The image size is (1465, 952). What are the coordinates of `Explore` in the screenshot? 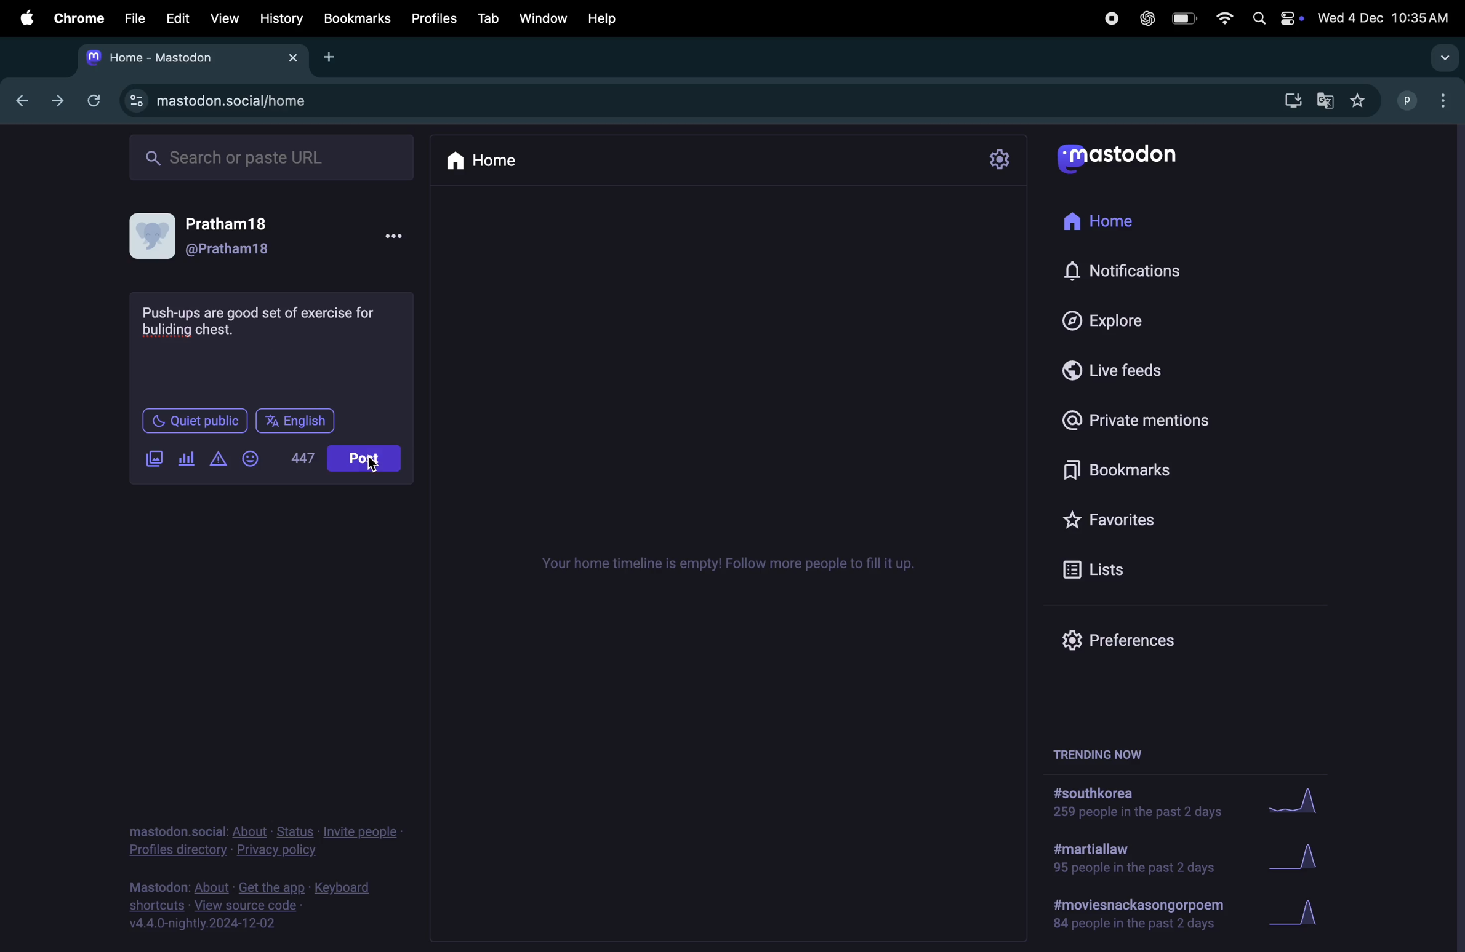 It's located at (1099, 318).